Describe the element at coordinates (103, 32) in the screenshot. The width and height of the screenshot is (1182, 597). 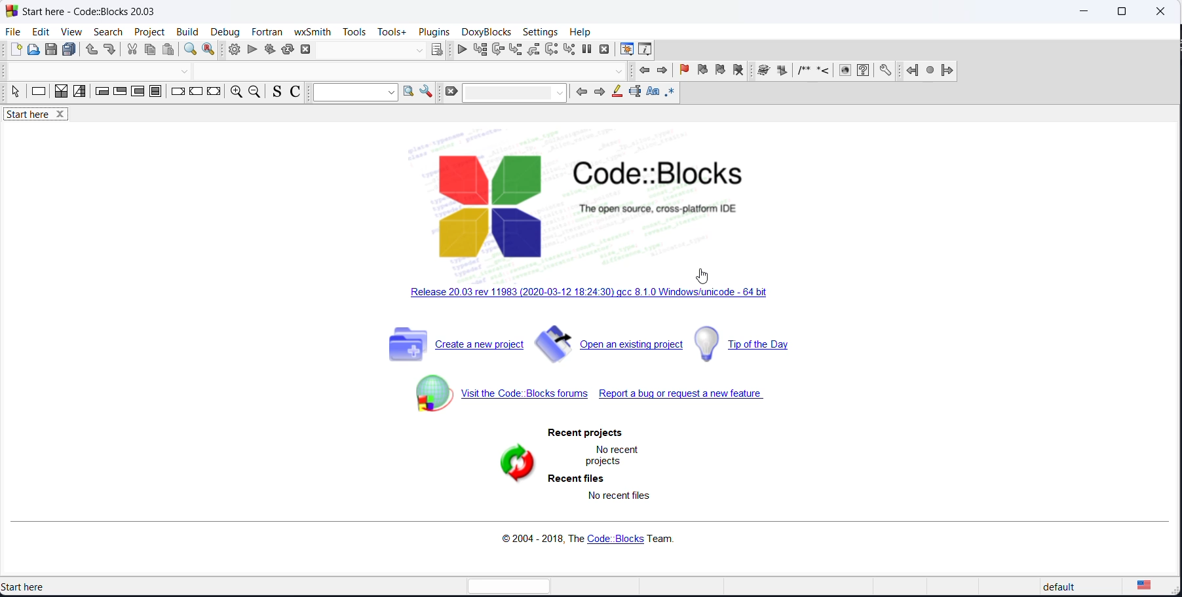
I see `search` at that location.